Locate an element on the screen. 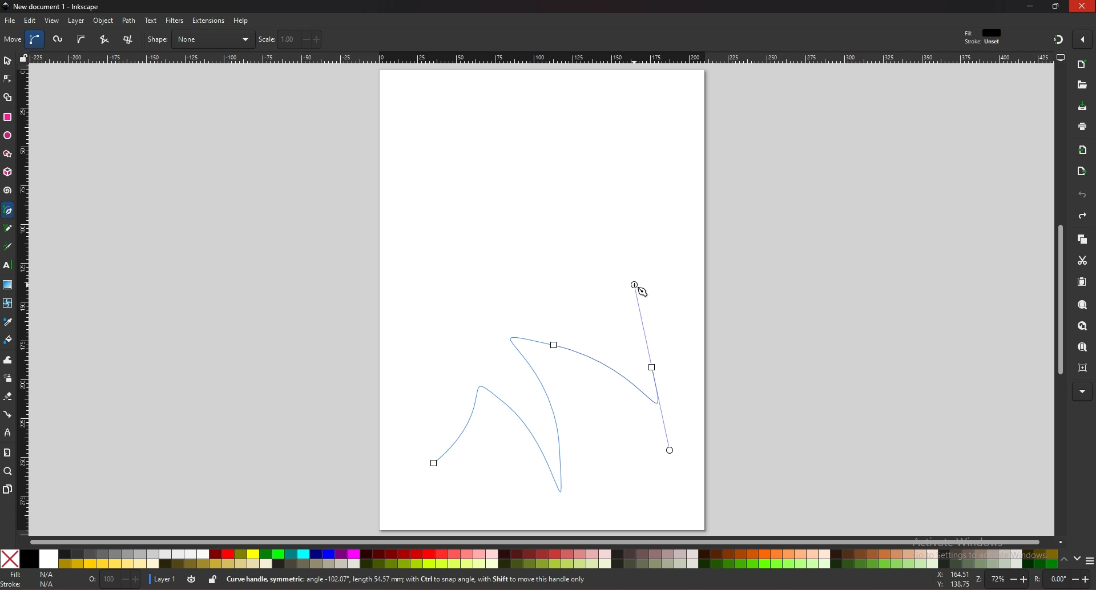 The width and height of the screenshot is (1096, 590). zoom is located at coordinates (1000, 579).